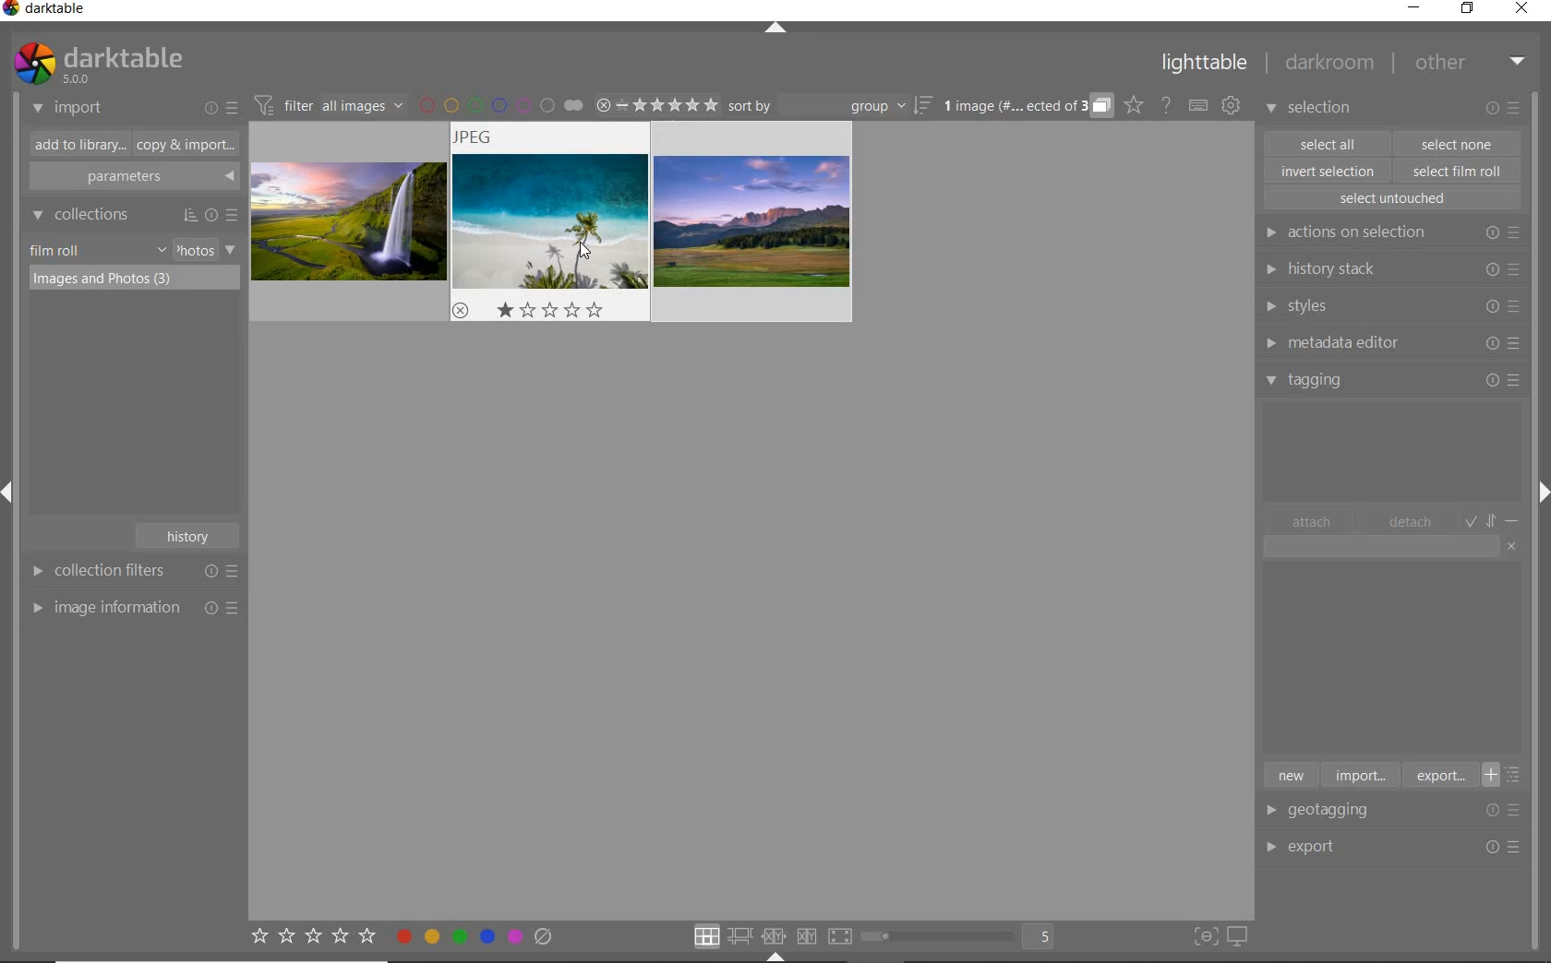 This screenshot has width=1551, height=963. I want to click on filter images based on their module order, so click(326, 103).